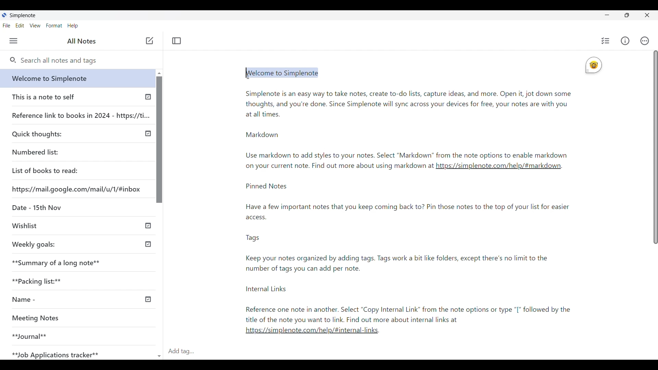 Image resolution: width=658 pixels, height=370 pixels. Describe the element at coordinates (645, 41) in the screenshot. I see `Actions` at that location.